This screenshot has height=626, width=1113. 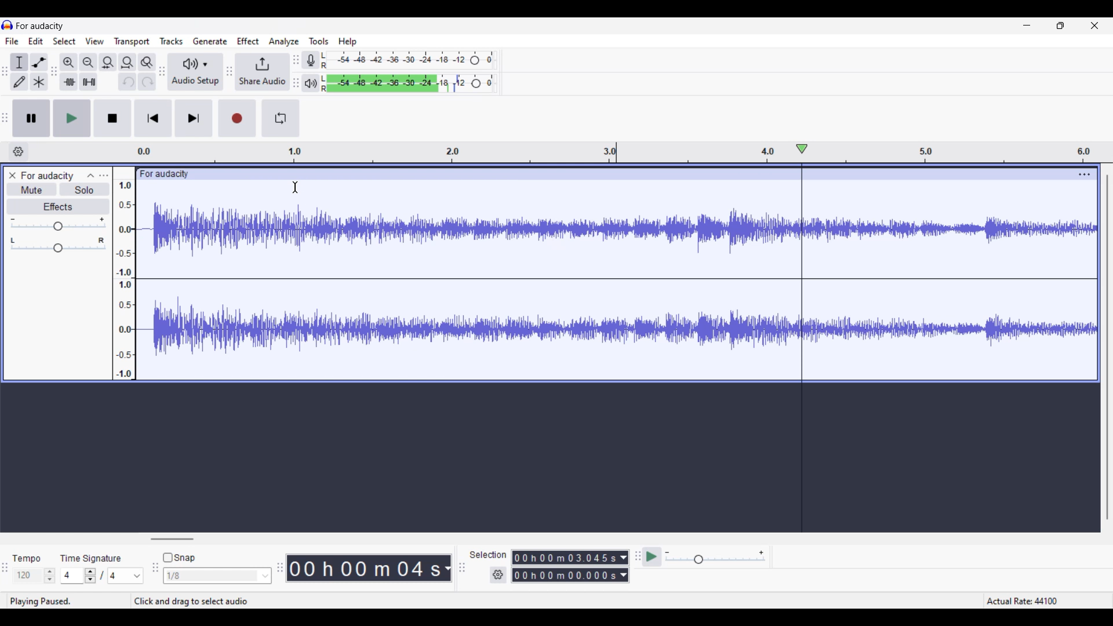 I want to click on Transport menu, so click(x=132, y=42).